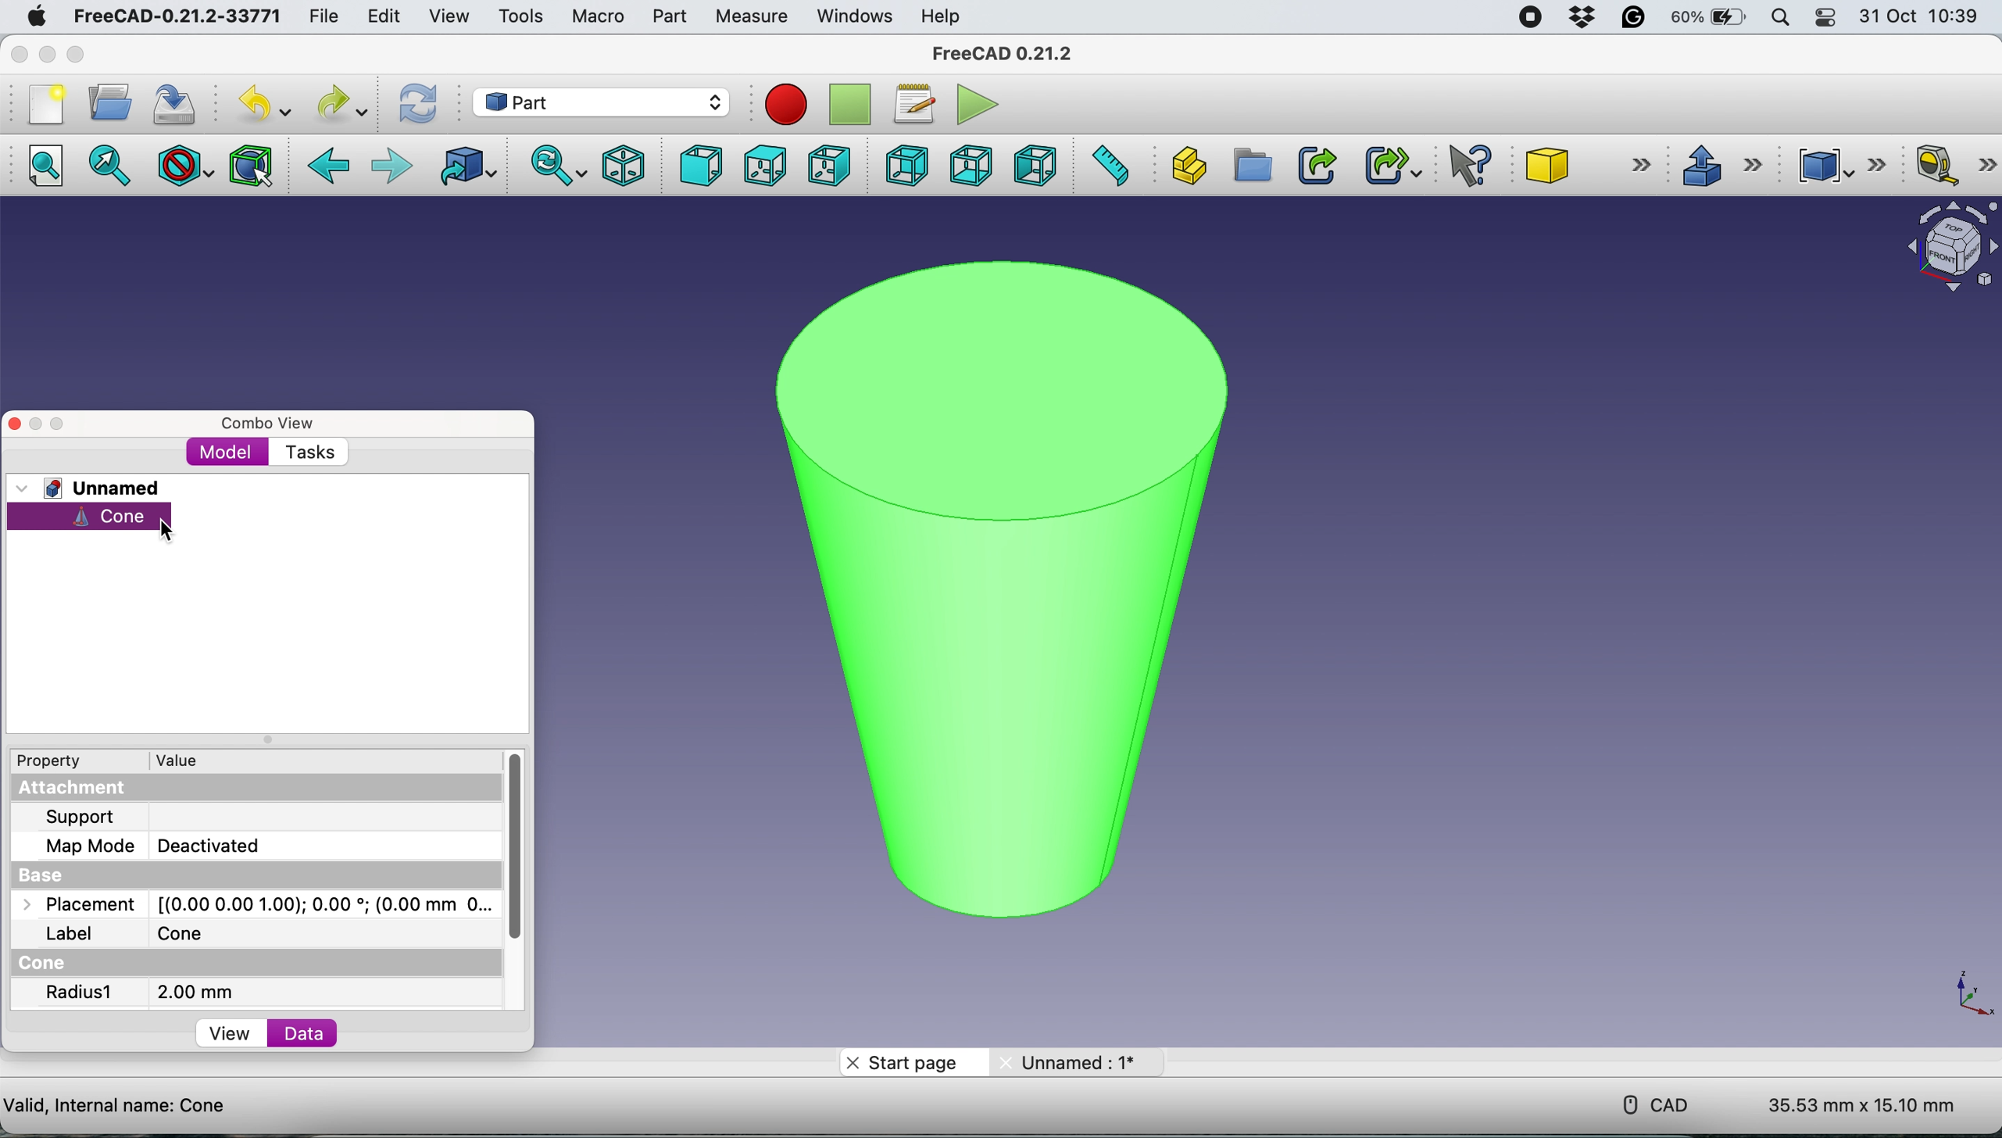  What do you see at coordinates (1110, 166) in the screenshot?
I see `measure distance` at bounding box center [1110, 166].